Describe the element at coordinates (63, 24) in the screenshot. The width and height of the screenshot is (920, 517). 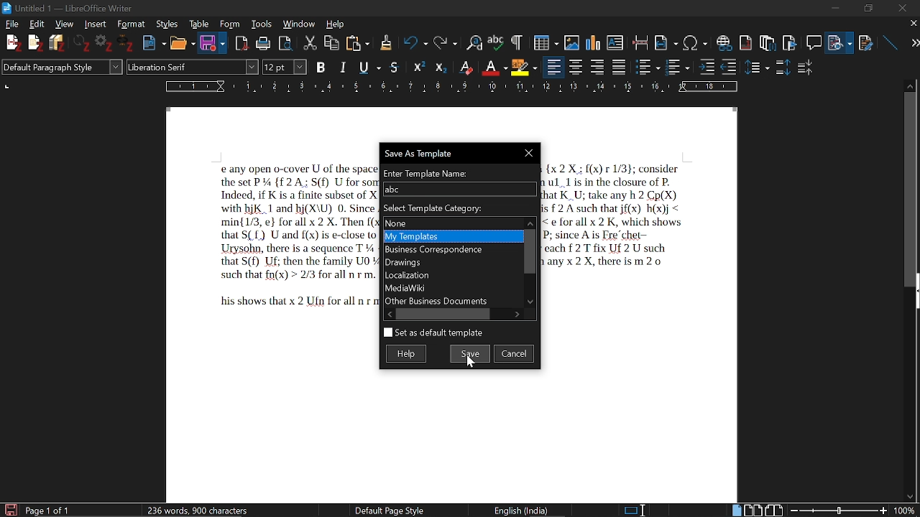
I see `View` at that location.